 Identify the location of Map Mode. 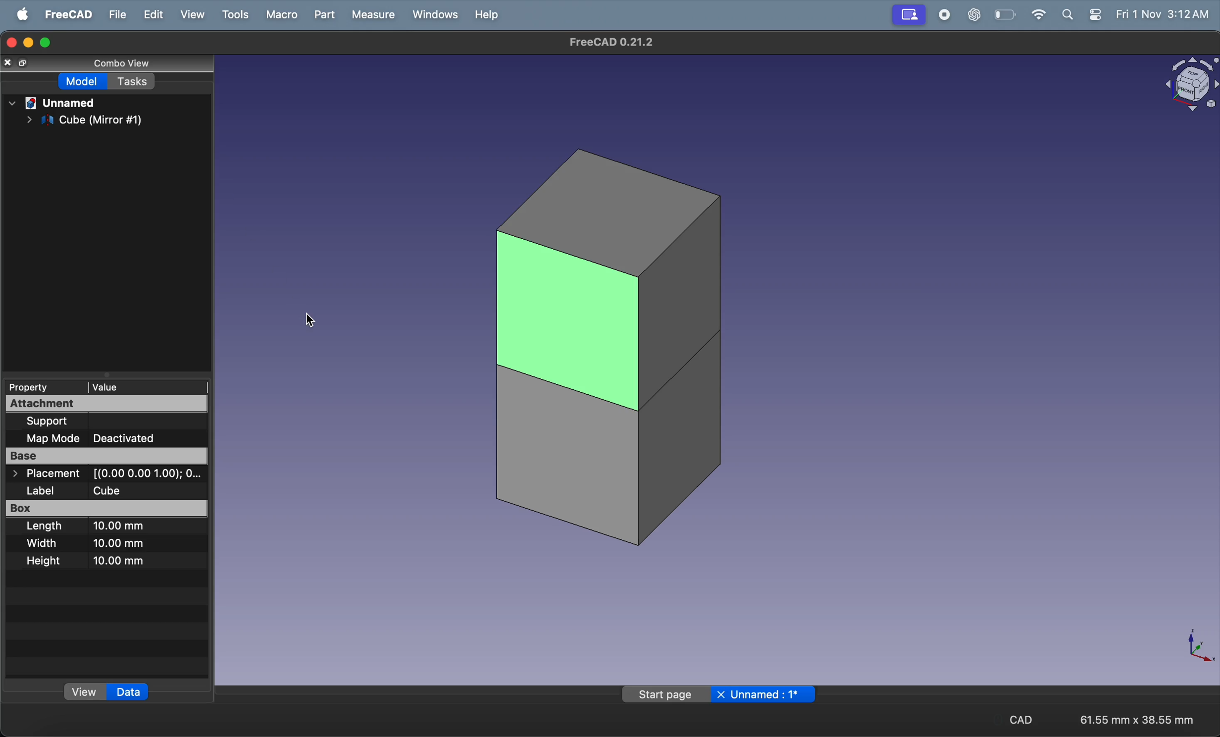
(47, 438).